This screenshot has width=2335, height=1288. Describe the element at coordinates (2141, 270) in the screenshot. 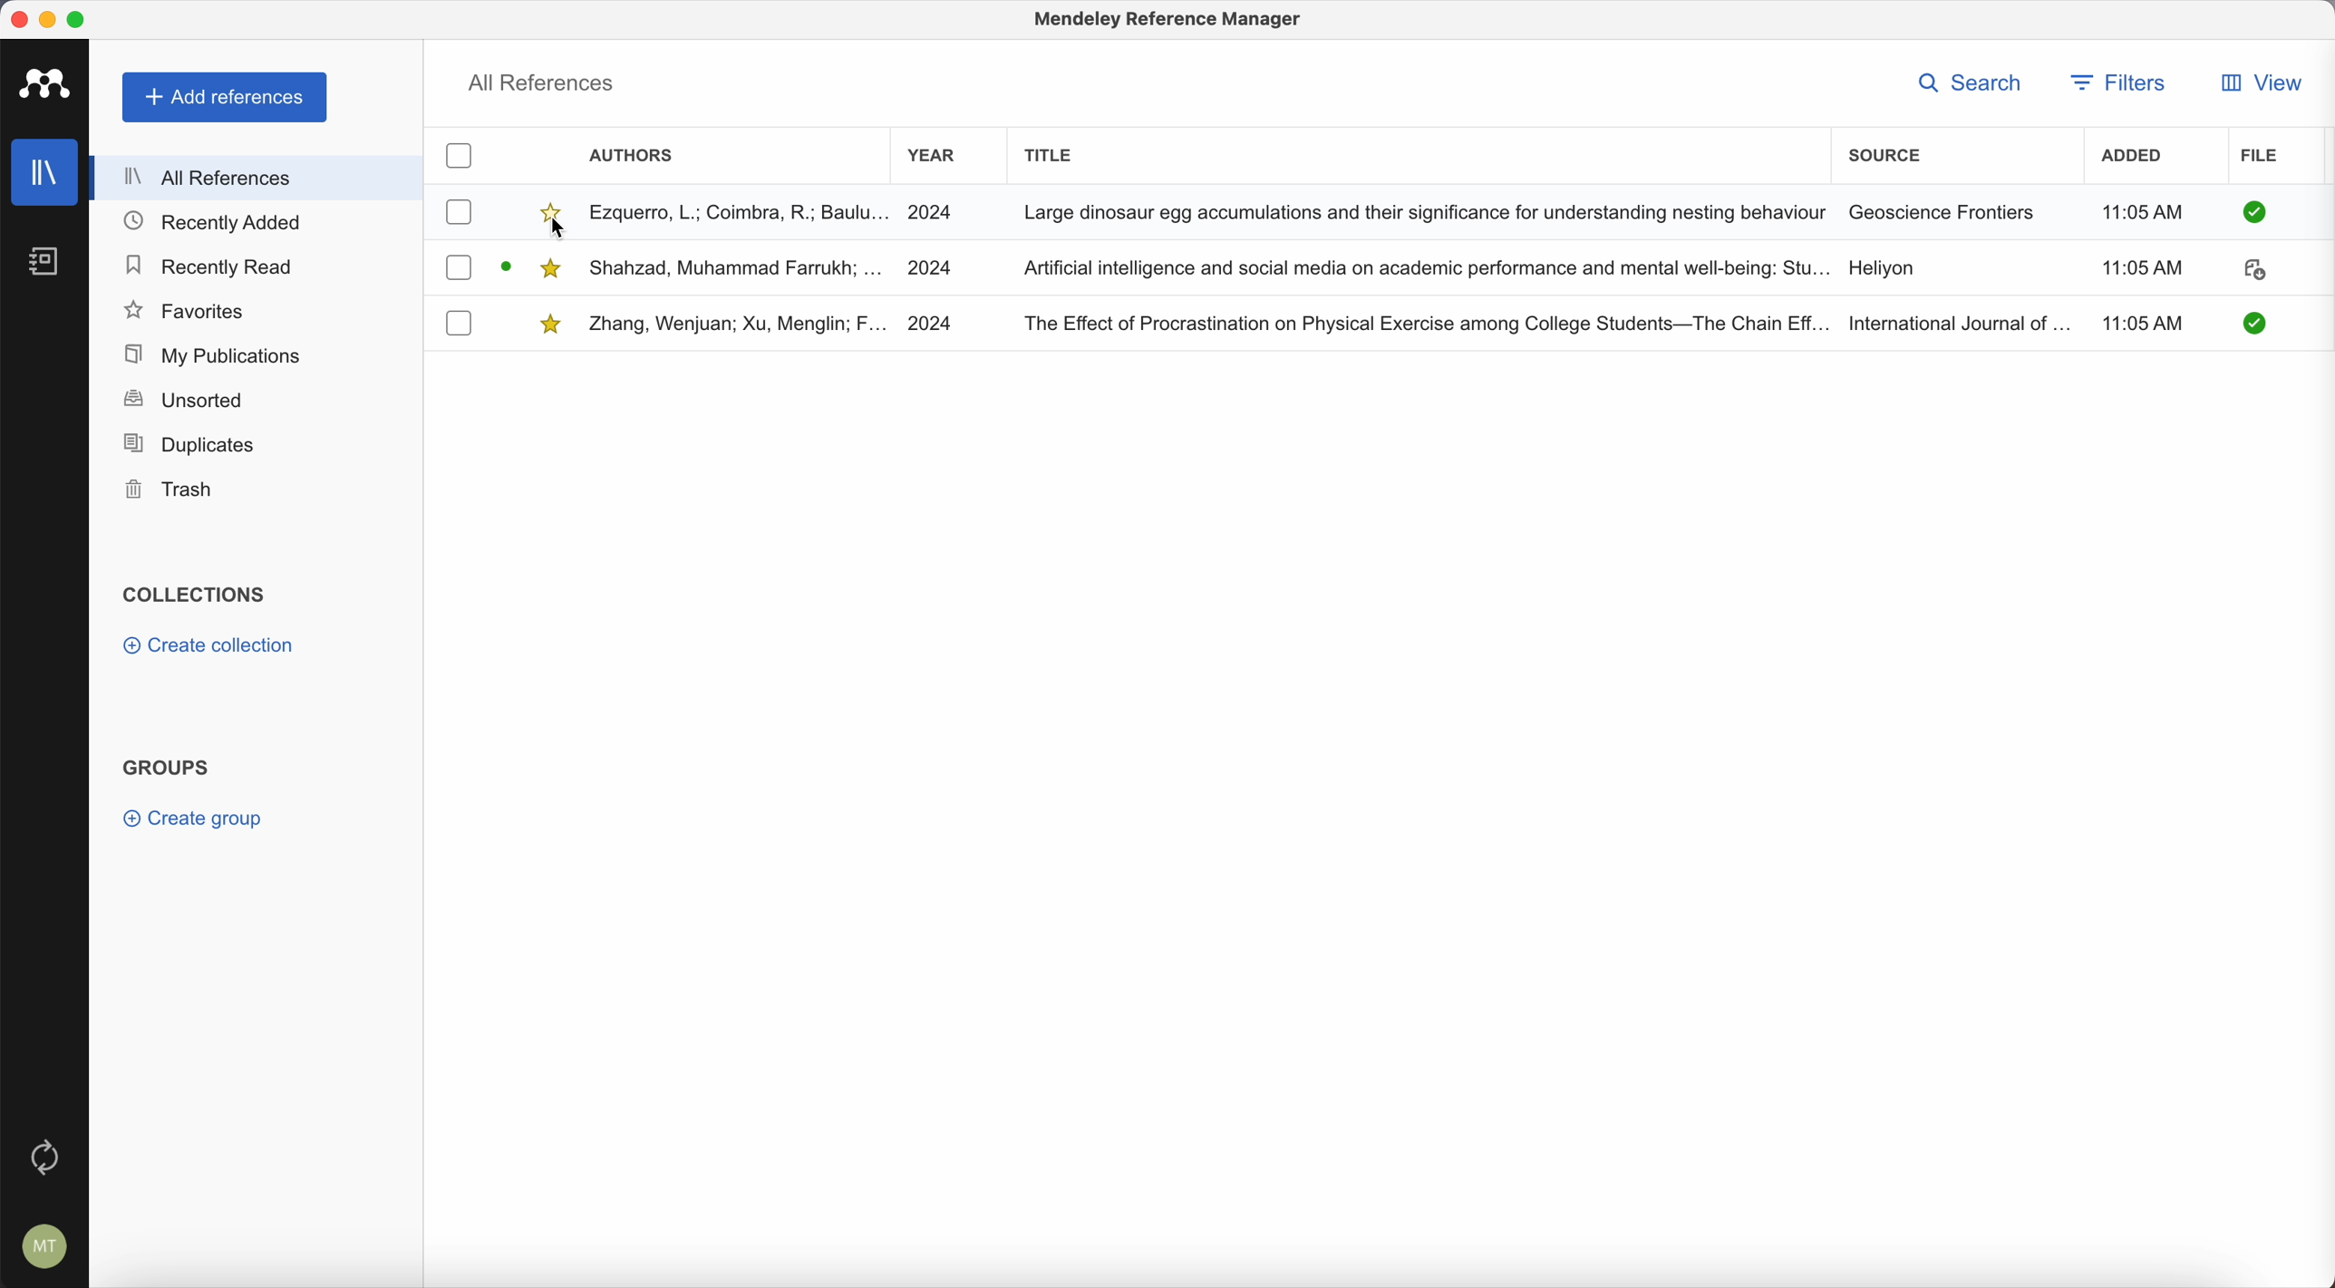

I see `11:05 AM` at that location.